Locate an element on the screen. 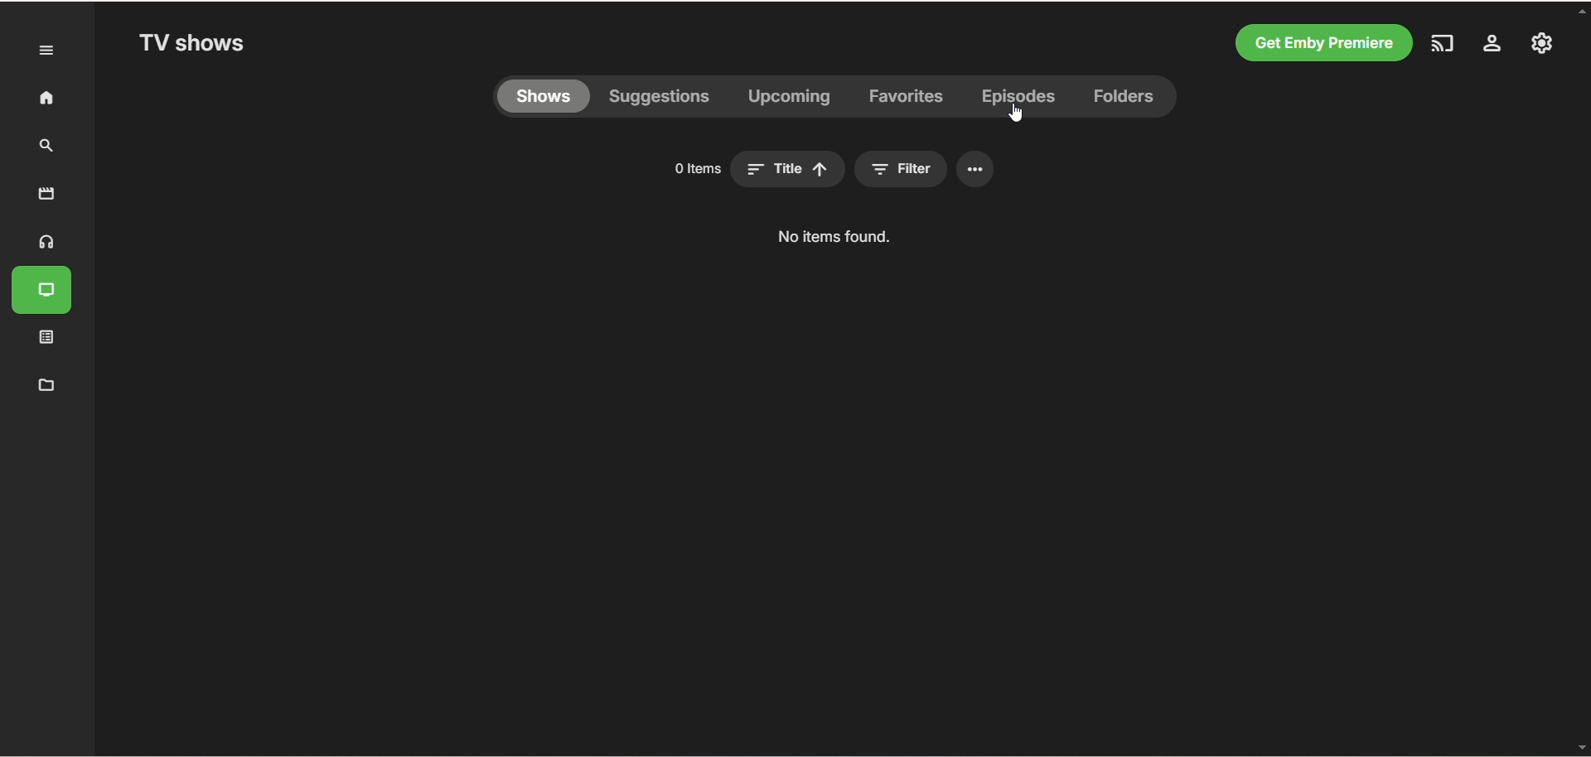 The height and width of the screenshot is (757, 1591). playlist is located at coordinates (48, 340).